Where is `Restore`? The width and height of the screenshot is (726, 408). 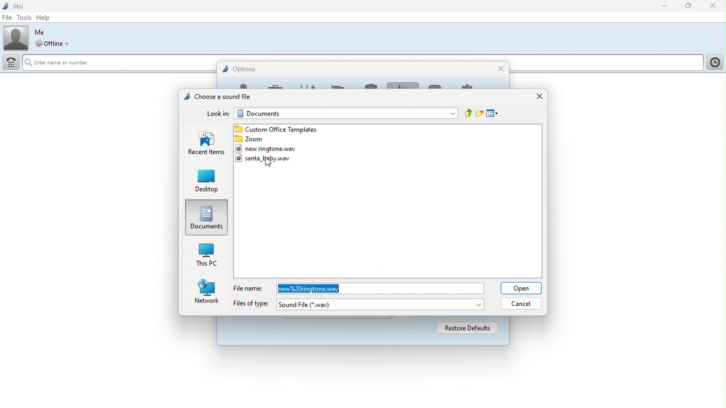 Restore is located at coordinates (689, 7).